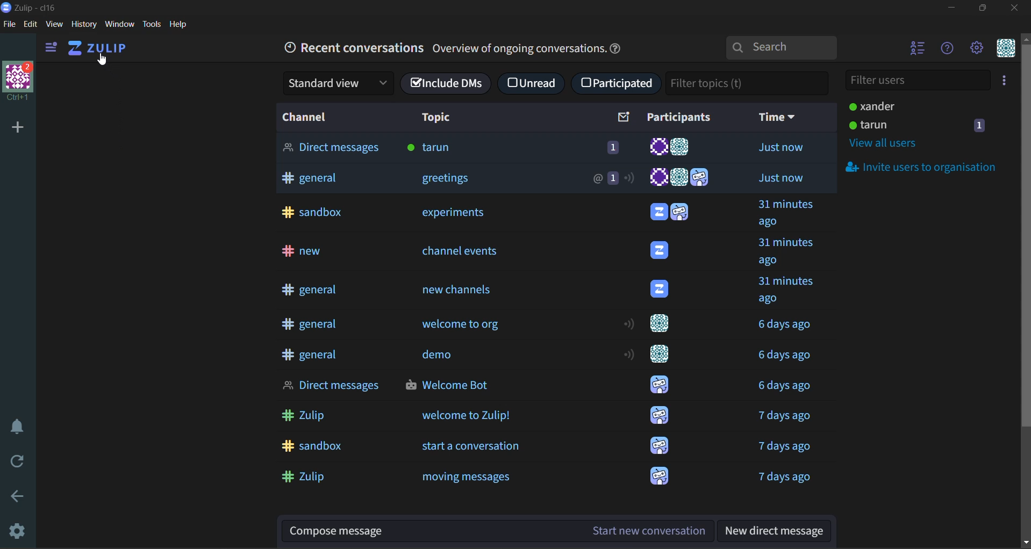 The width and height of the screenshot is (1031, 549). What do you see at coordinates (19, 530) in the screenshot?
I see `settings` at bounding box center [19, 530].